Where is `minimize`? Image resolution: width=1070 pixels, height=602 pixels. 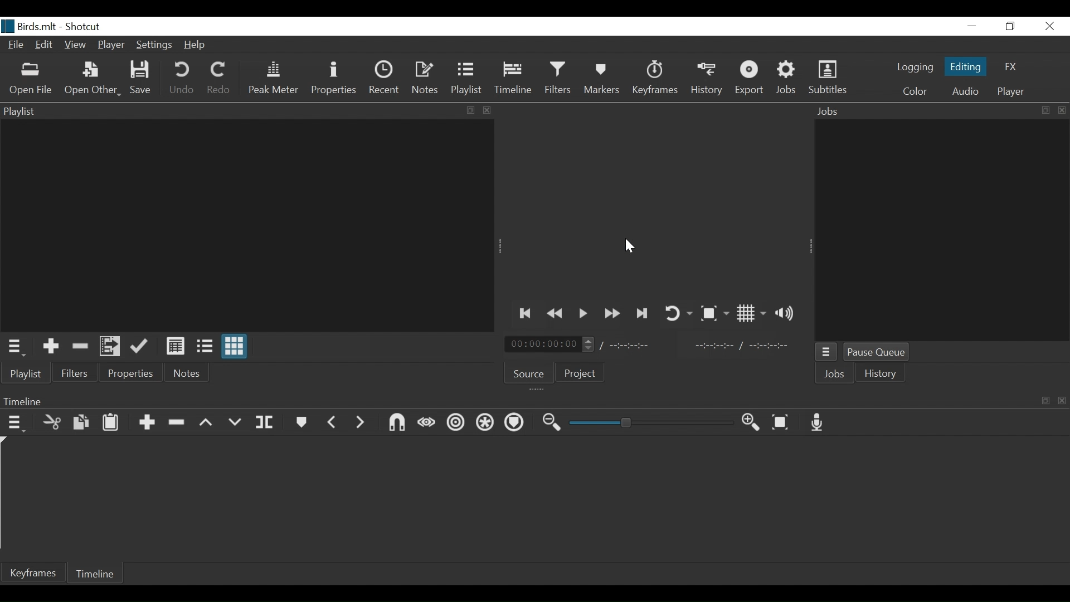
minimize is located at coordinates (972, 26).